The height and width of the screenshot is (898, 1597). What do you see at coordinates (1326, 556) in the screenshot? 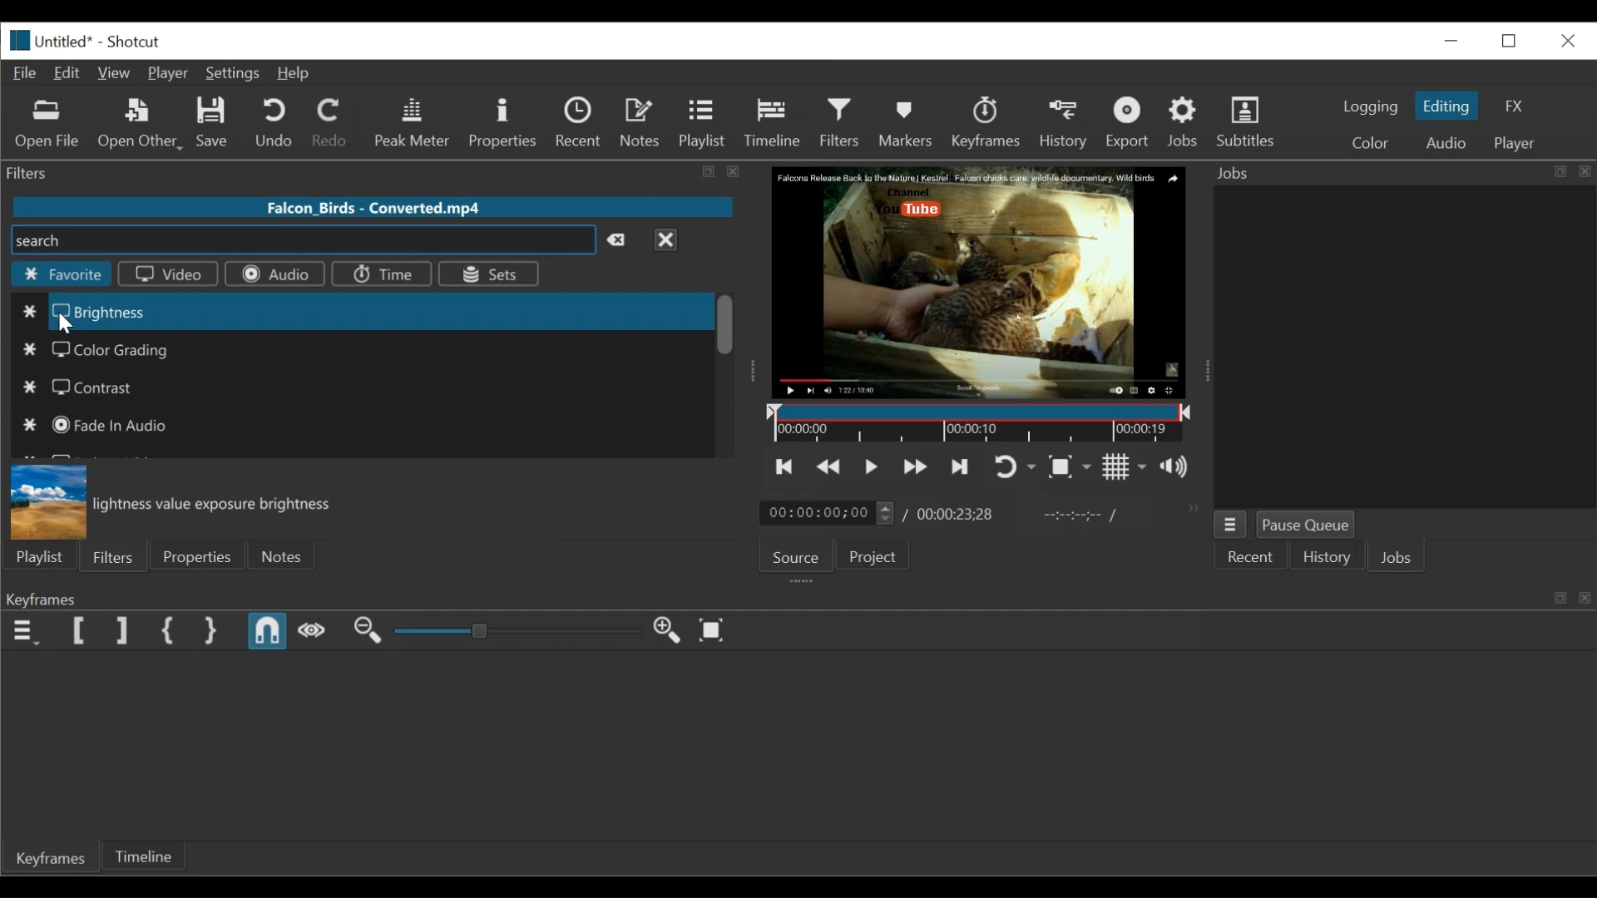
I see `History` at bounding box center [1326, 556].